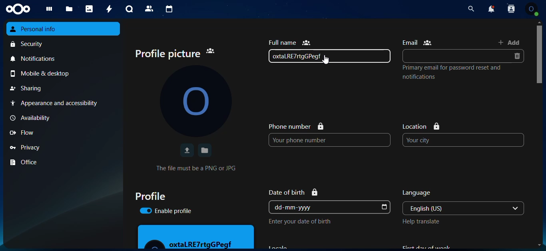 Image resolution: width=546 pixels, height=251 pixels. I want to click on profile, so click(150, 196).